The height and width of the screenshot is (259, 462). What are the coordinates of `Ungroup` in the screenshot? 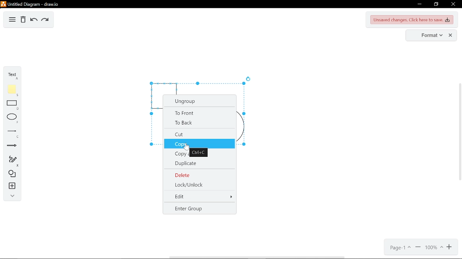 It's located at (201, 102).